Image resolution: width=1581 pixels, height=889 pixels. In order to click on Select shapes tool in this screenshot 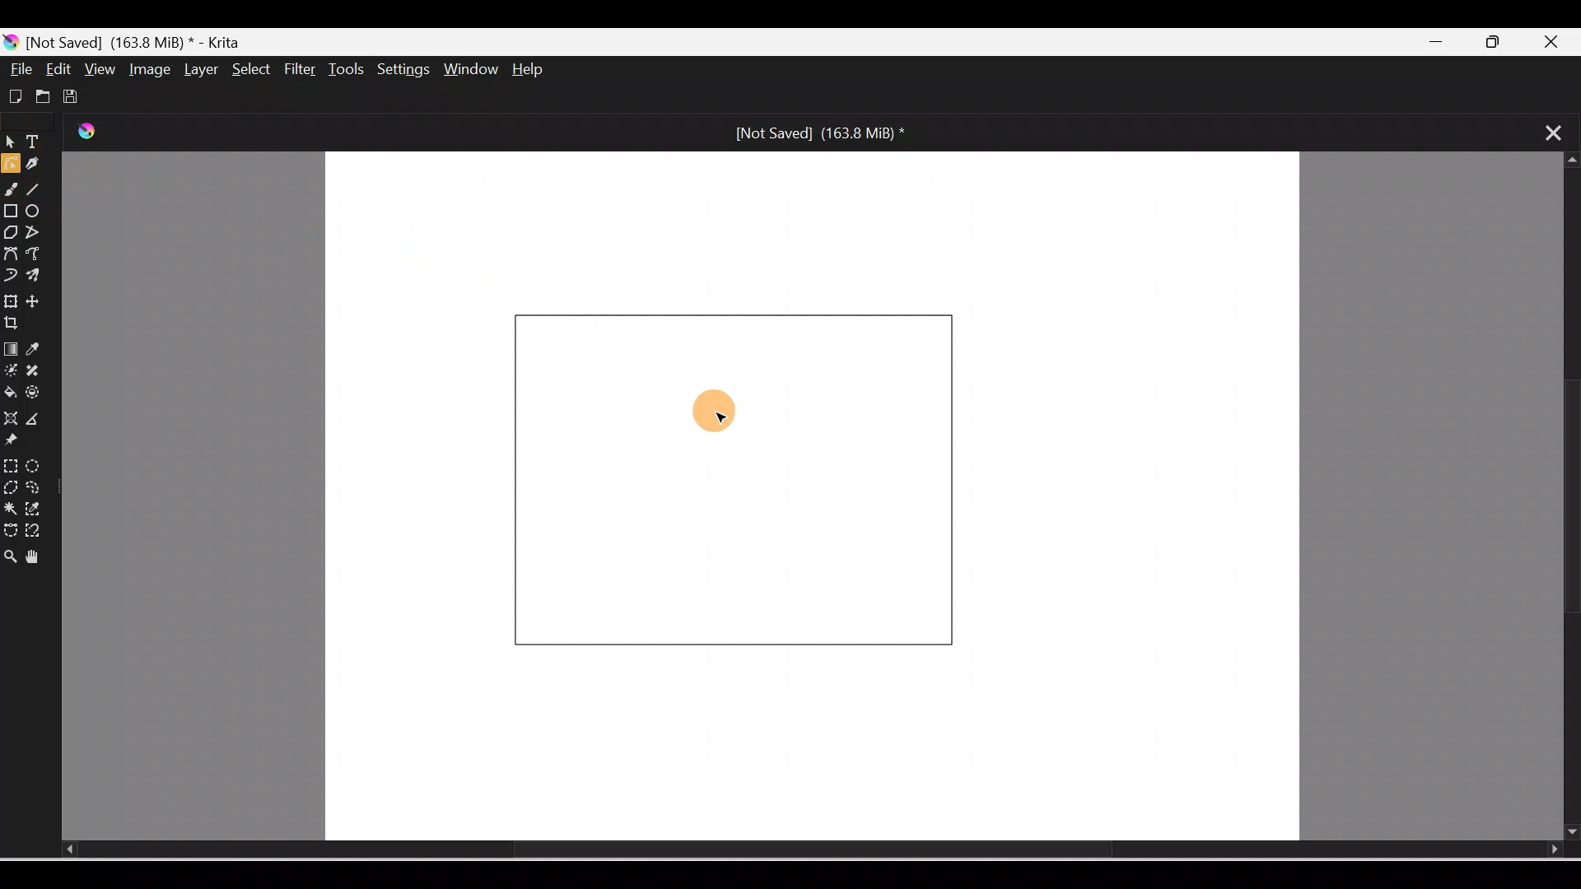, I will do `click(10, 144)`.